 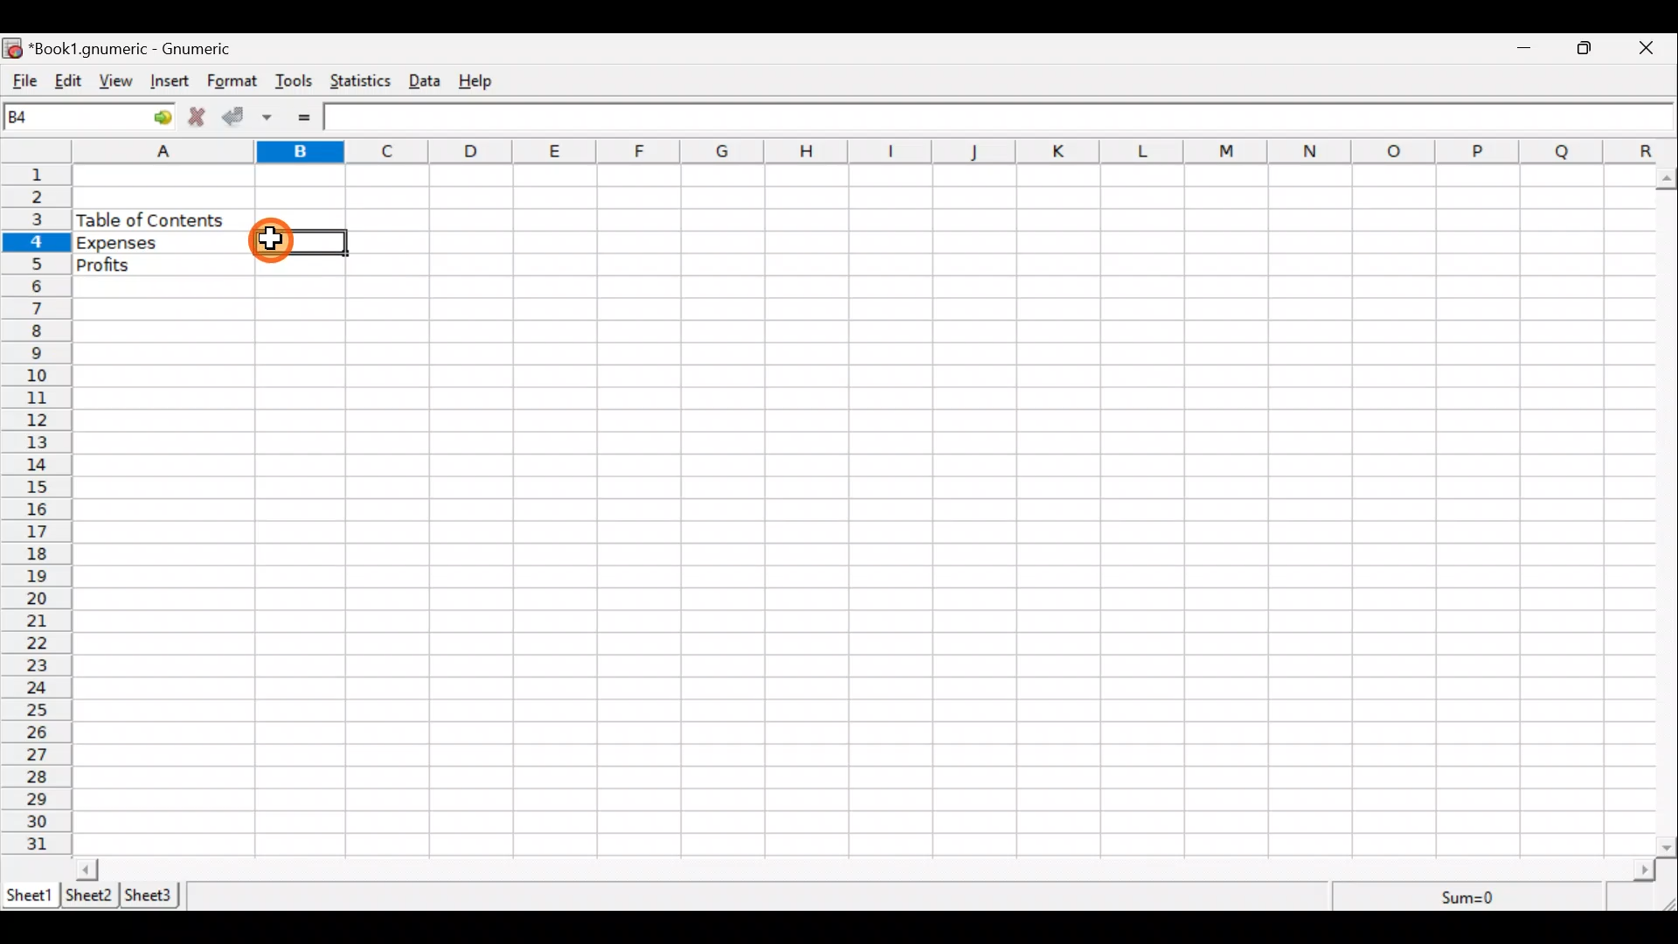 What do you see at coordinates (238, 118) in the screenshot?
I see `Accept change` at bounding box center [238, 118].